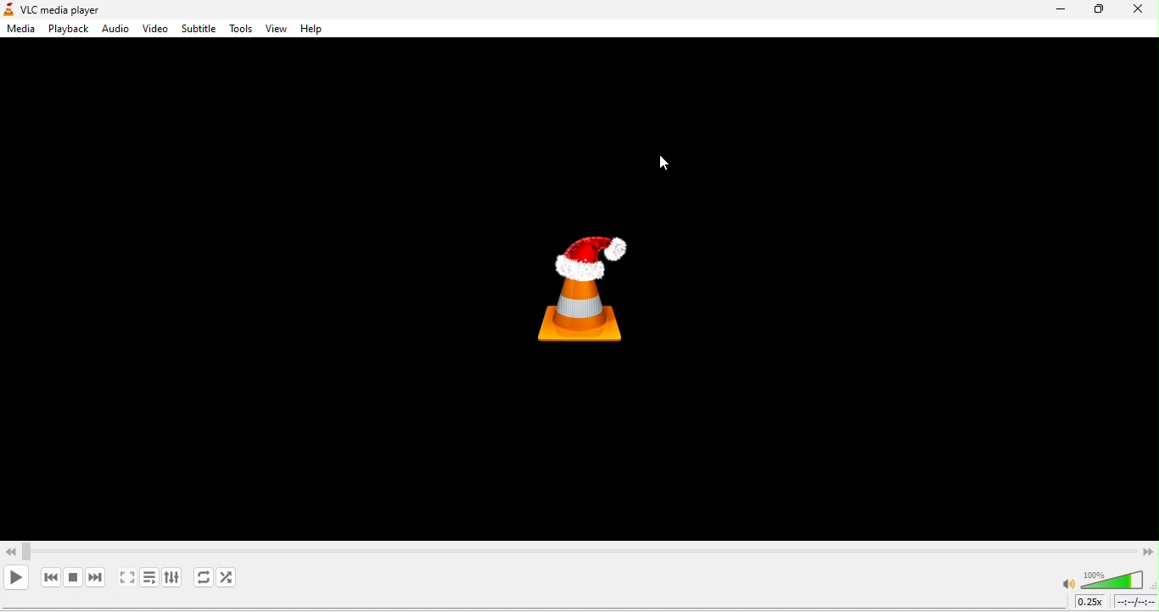 Image resolution: width=1159 pixels, height=612 pixels. What do you see at coordinates (115, 31) in the screenshot?
I see `audio` at bounding box center [115, 31].